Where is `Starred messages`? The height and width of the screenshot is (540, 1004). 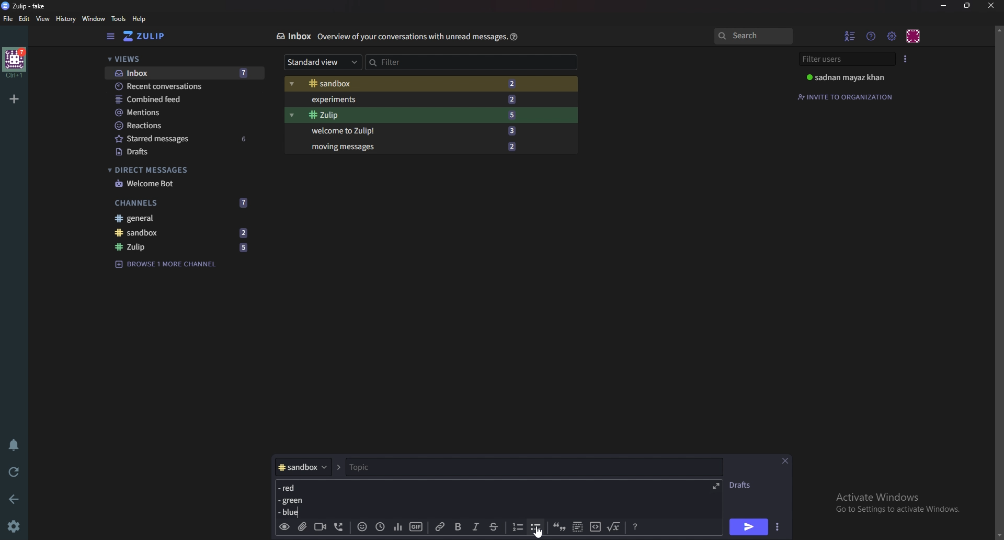
Starred messages is located at coordinates (185, 138).